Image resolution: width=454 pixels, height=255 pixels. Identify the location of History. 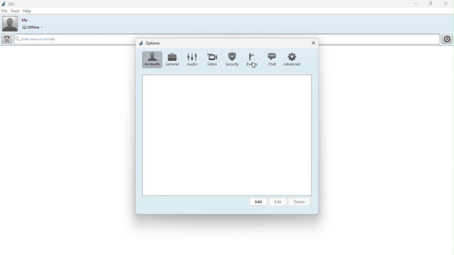
(447, 39).